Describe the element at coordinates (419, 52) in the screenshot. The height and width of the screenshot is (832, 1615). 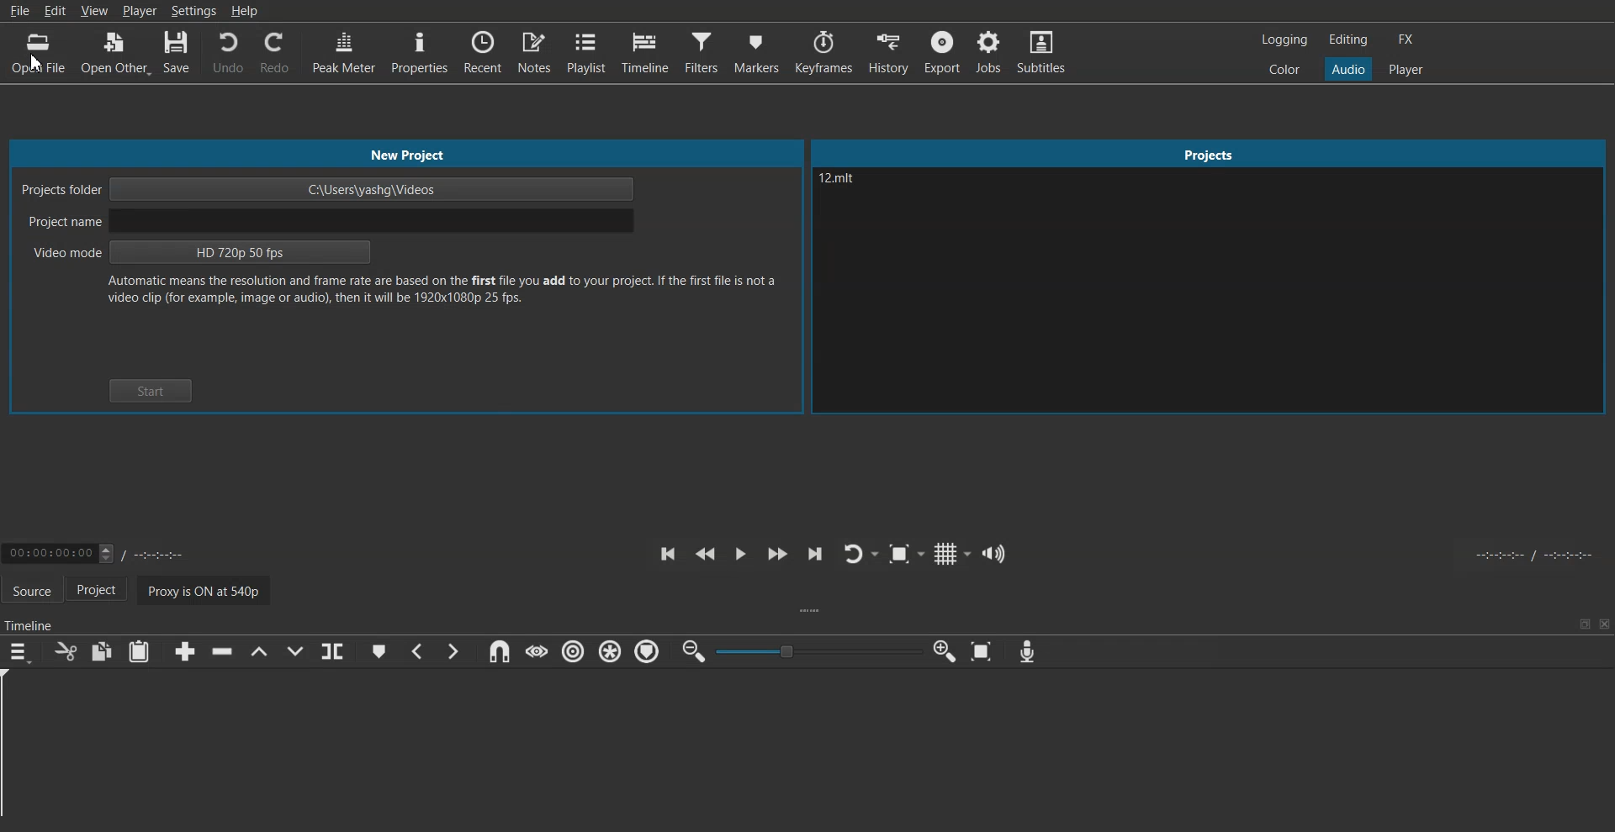
I see `Properties` at that location.